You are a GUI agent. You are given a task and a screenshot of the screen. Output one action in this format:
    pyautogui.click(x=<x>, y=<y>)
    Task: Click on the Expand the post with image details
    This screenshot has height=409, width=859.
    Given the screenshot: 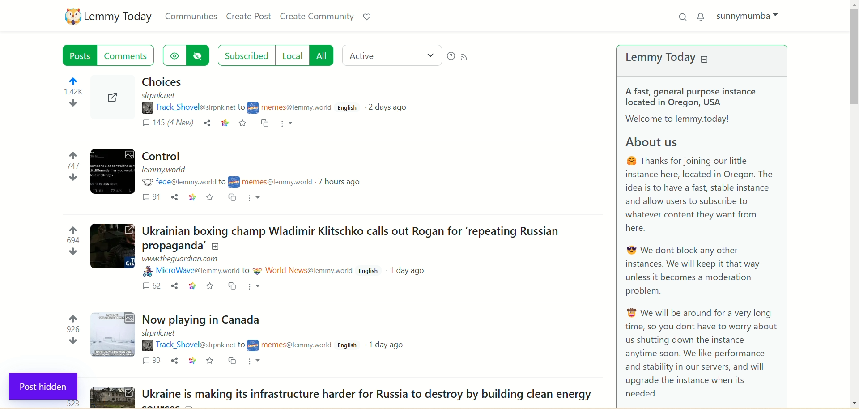 What is the action you would take?
    pyautogui.click(x=112, y=173)
    